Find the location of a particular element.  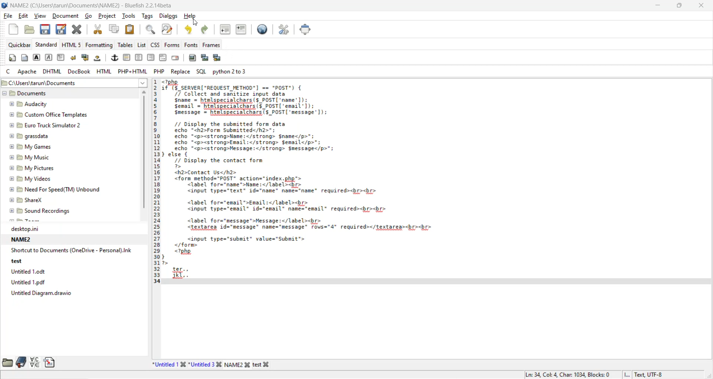

test is located at coordinates (19, 263).